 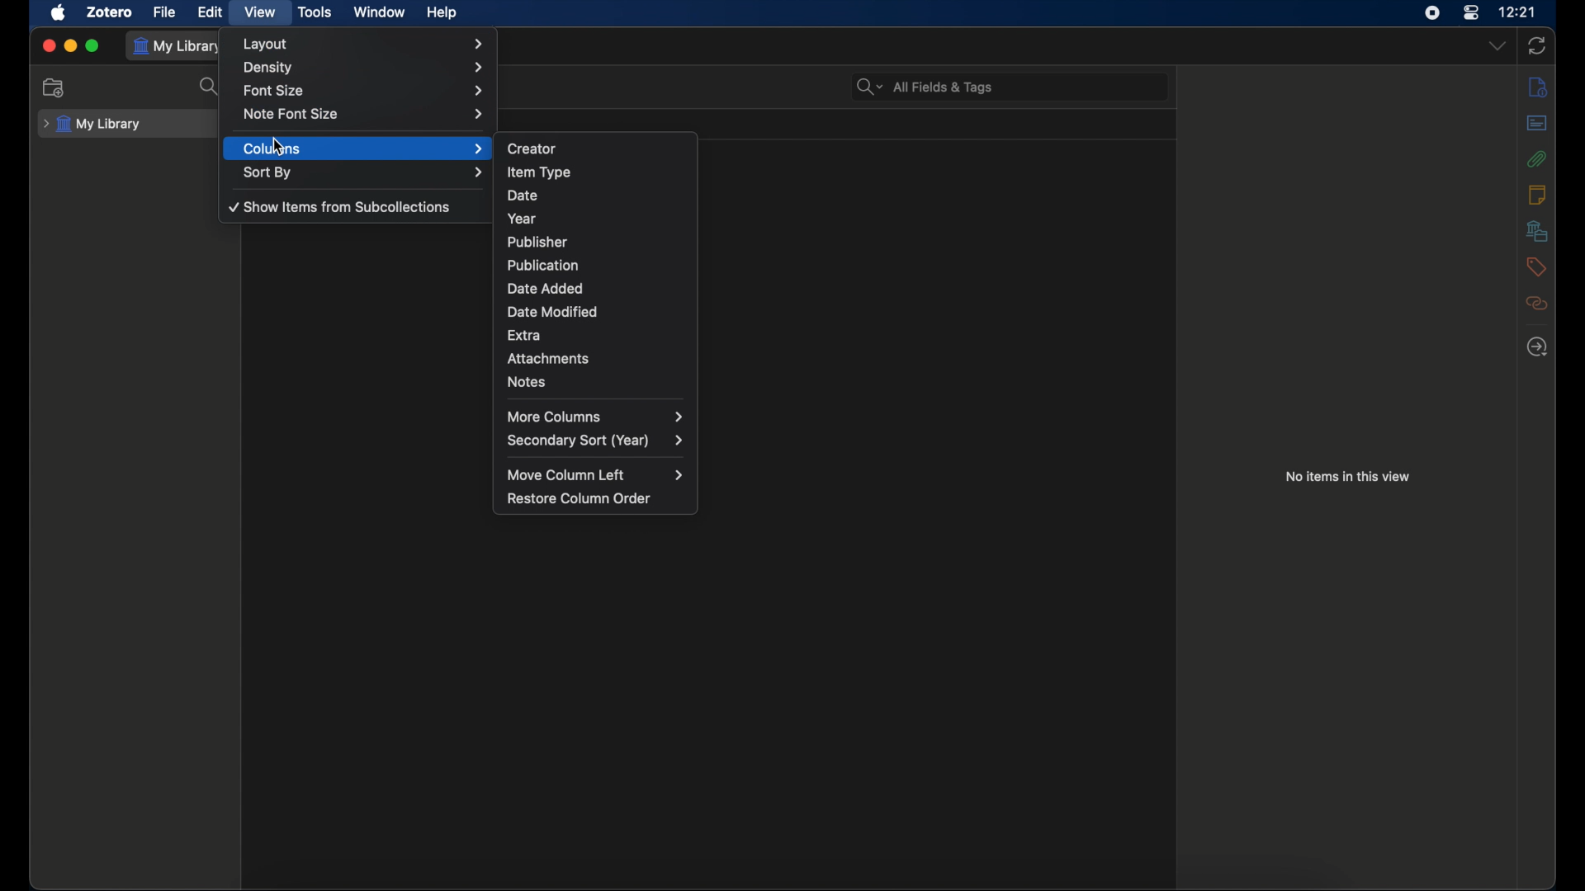 I want to click on file, so click(x=165, y=12).